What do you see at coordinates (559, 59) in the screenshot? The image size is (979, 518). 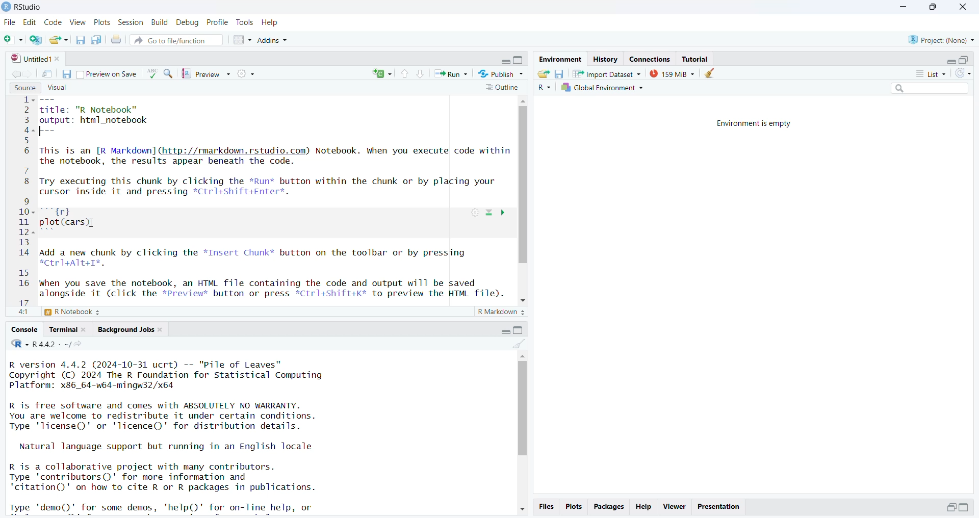 I see `environment` at bounding box center [559, 59].